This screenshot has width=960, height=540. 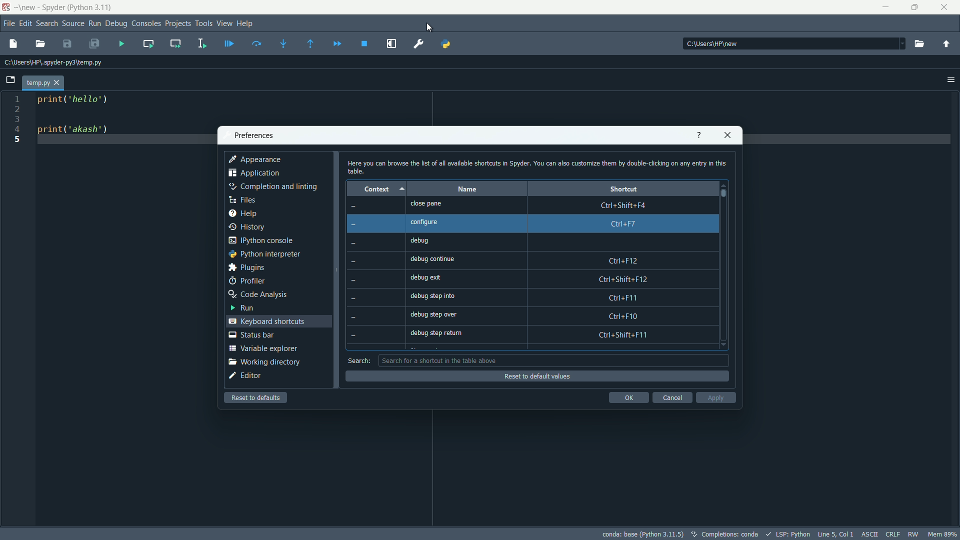 I want to click on get help, so click(x=698, y=135).